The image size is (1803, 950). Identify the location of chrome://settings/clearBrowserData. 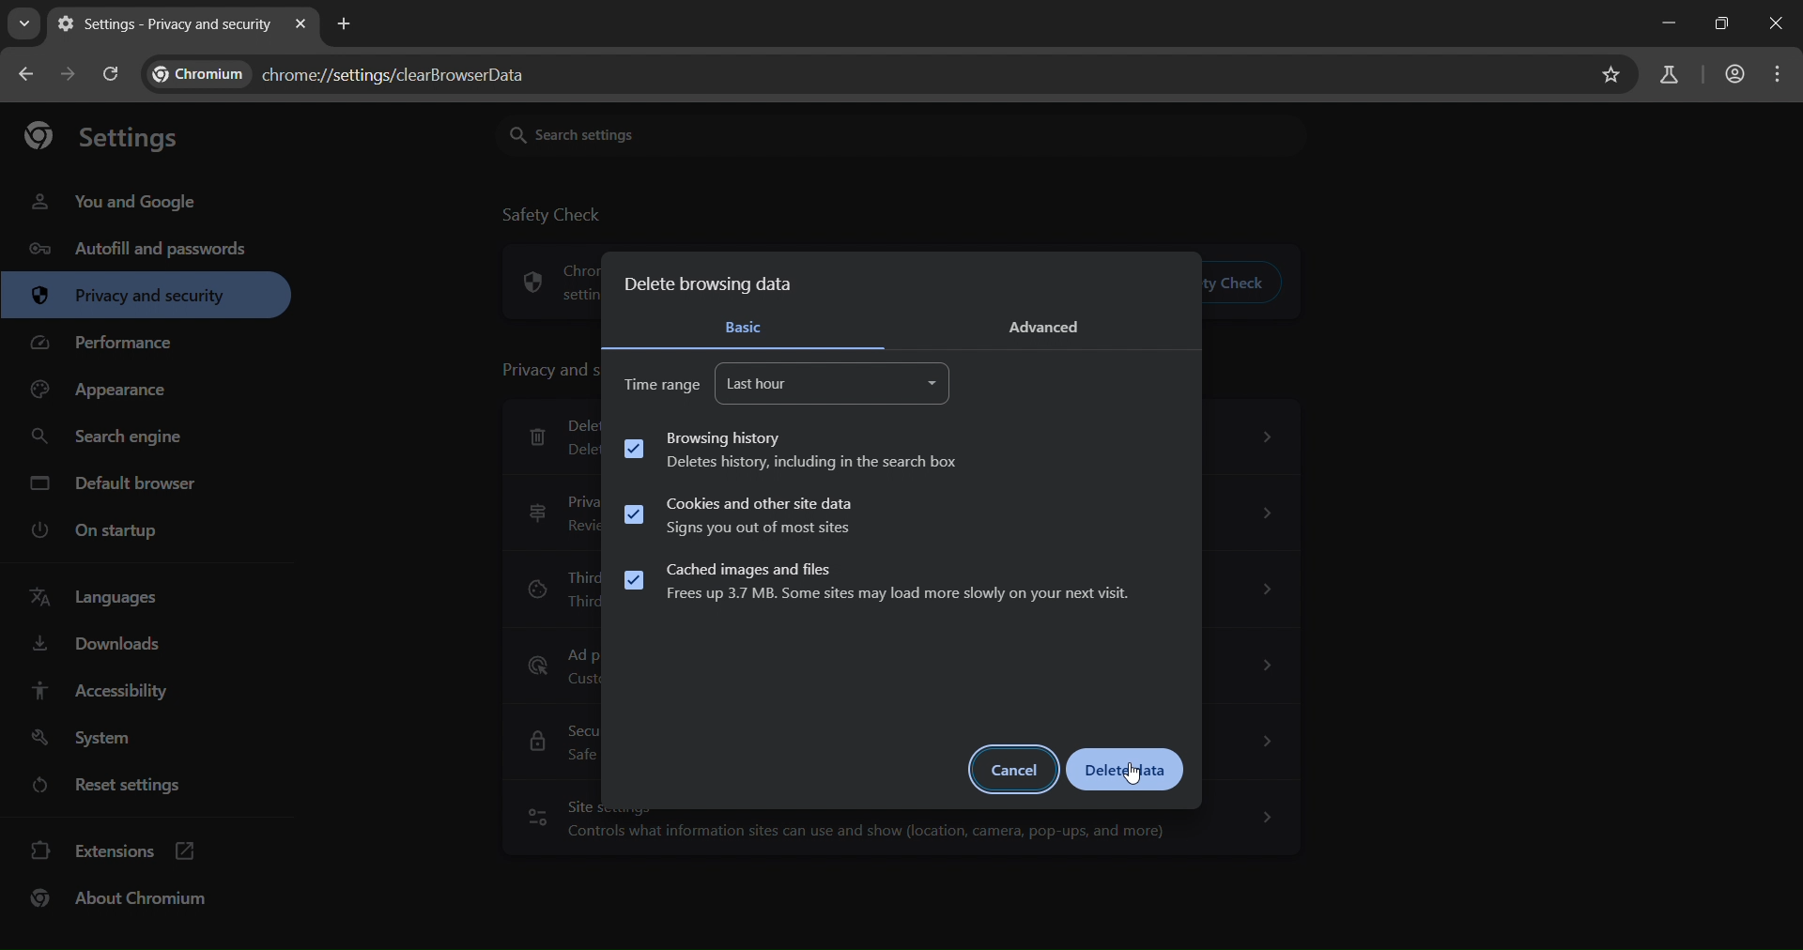
(399, 70).